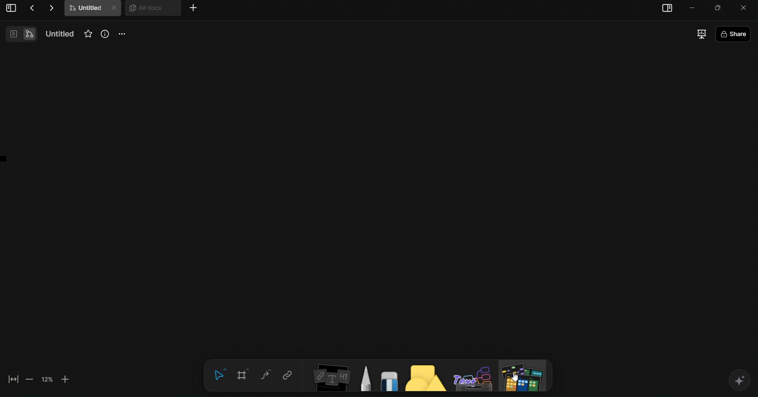  Describe the element at coordinates (330, 379) in the screenshot. I see `Insert Elements Tool` at that location.